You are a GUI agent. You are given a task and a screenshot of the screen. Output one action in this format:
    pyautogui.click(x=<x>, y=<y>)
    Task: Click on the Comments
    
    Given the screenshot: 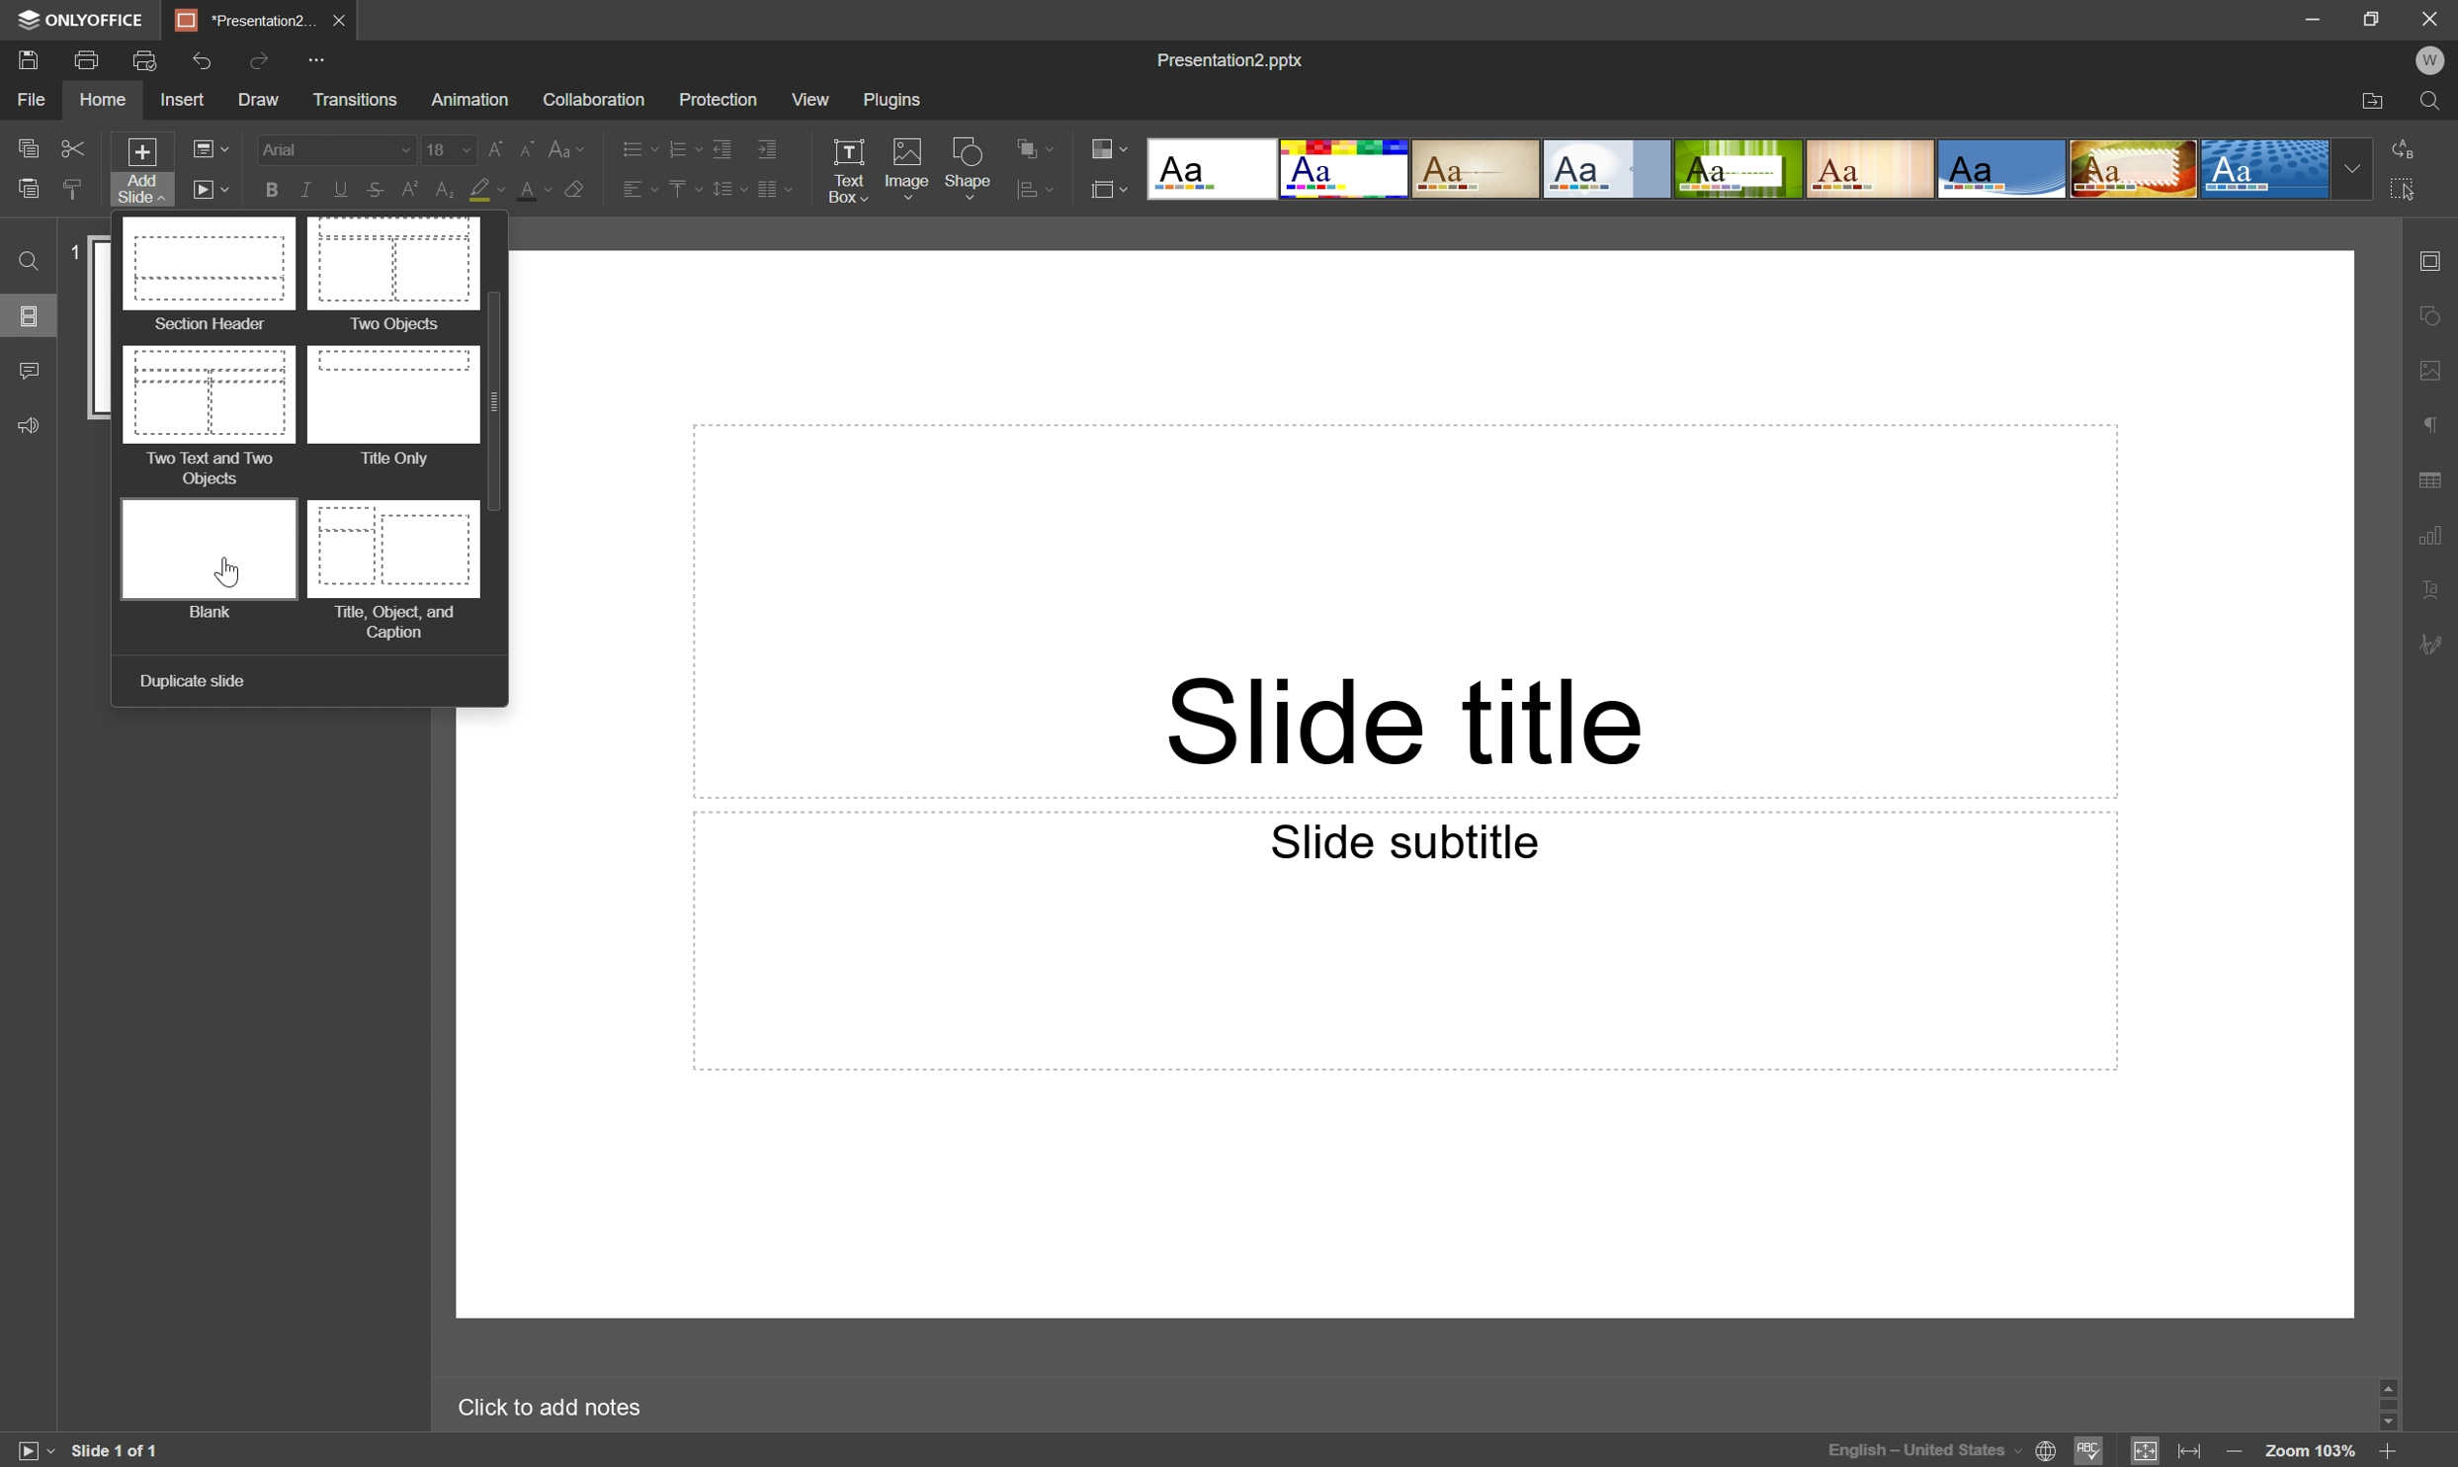 What is the action you would take?
    pyautogui.click(x=28, y=371)
    